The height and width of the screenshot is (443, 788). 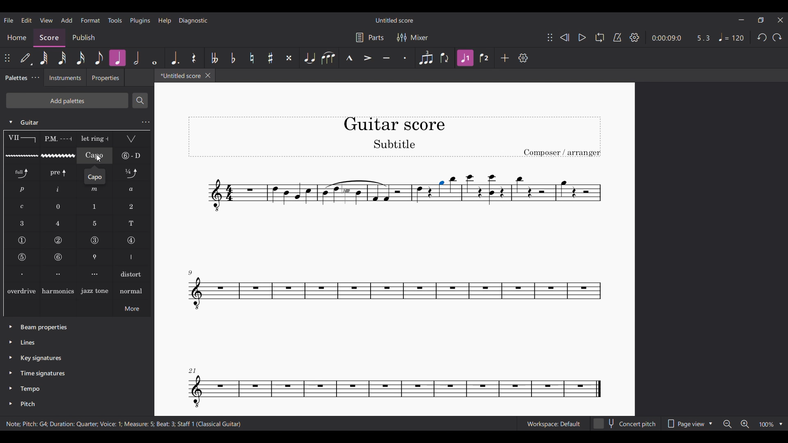 I want to click on Accent, so click(x=368, y=58).